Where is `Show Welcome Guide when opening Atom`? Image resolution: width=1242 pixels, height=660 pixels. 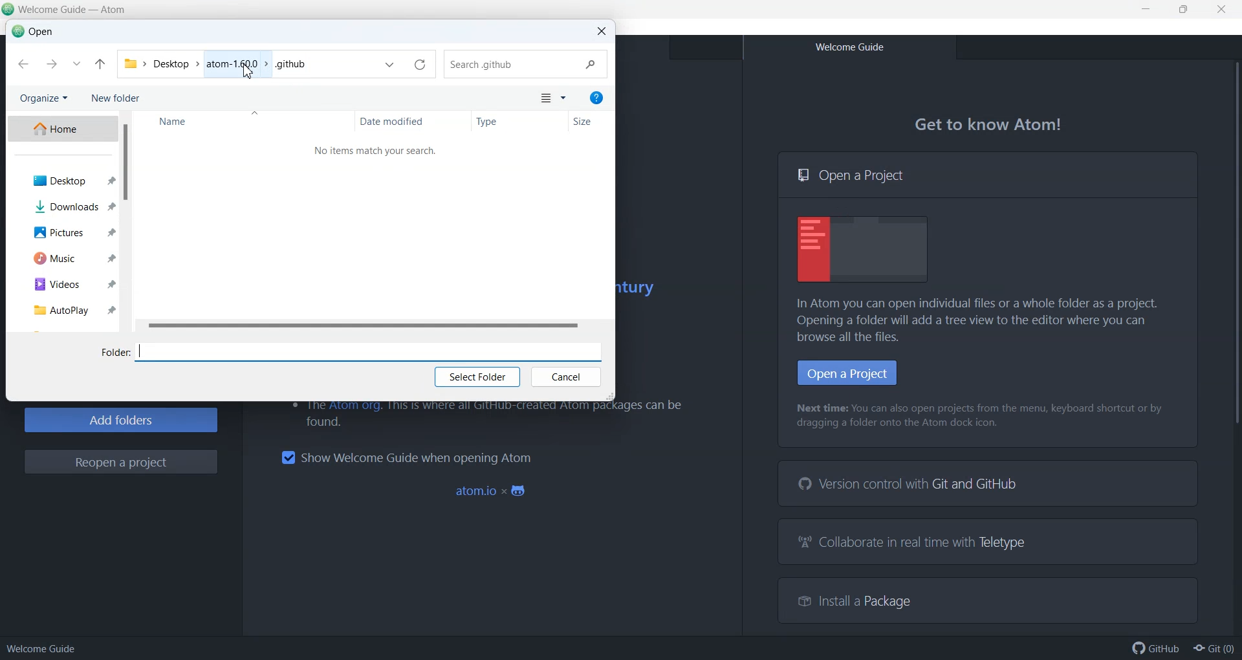 Show Welcome Guide when opening Atom is located at coordinates (406, 457).